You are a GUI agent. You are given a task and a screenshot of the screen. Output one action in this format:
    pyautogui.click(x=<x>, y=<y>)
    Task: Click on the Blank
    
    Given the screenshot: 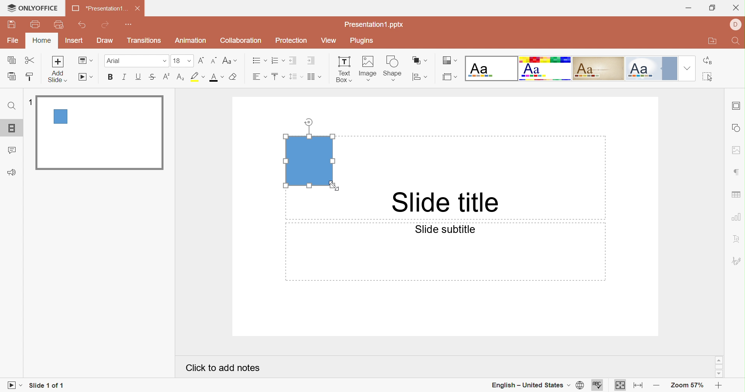 What is the action you would take?
    pyautogui.click(x=492, y=68)
    